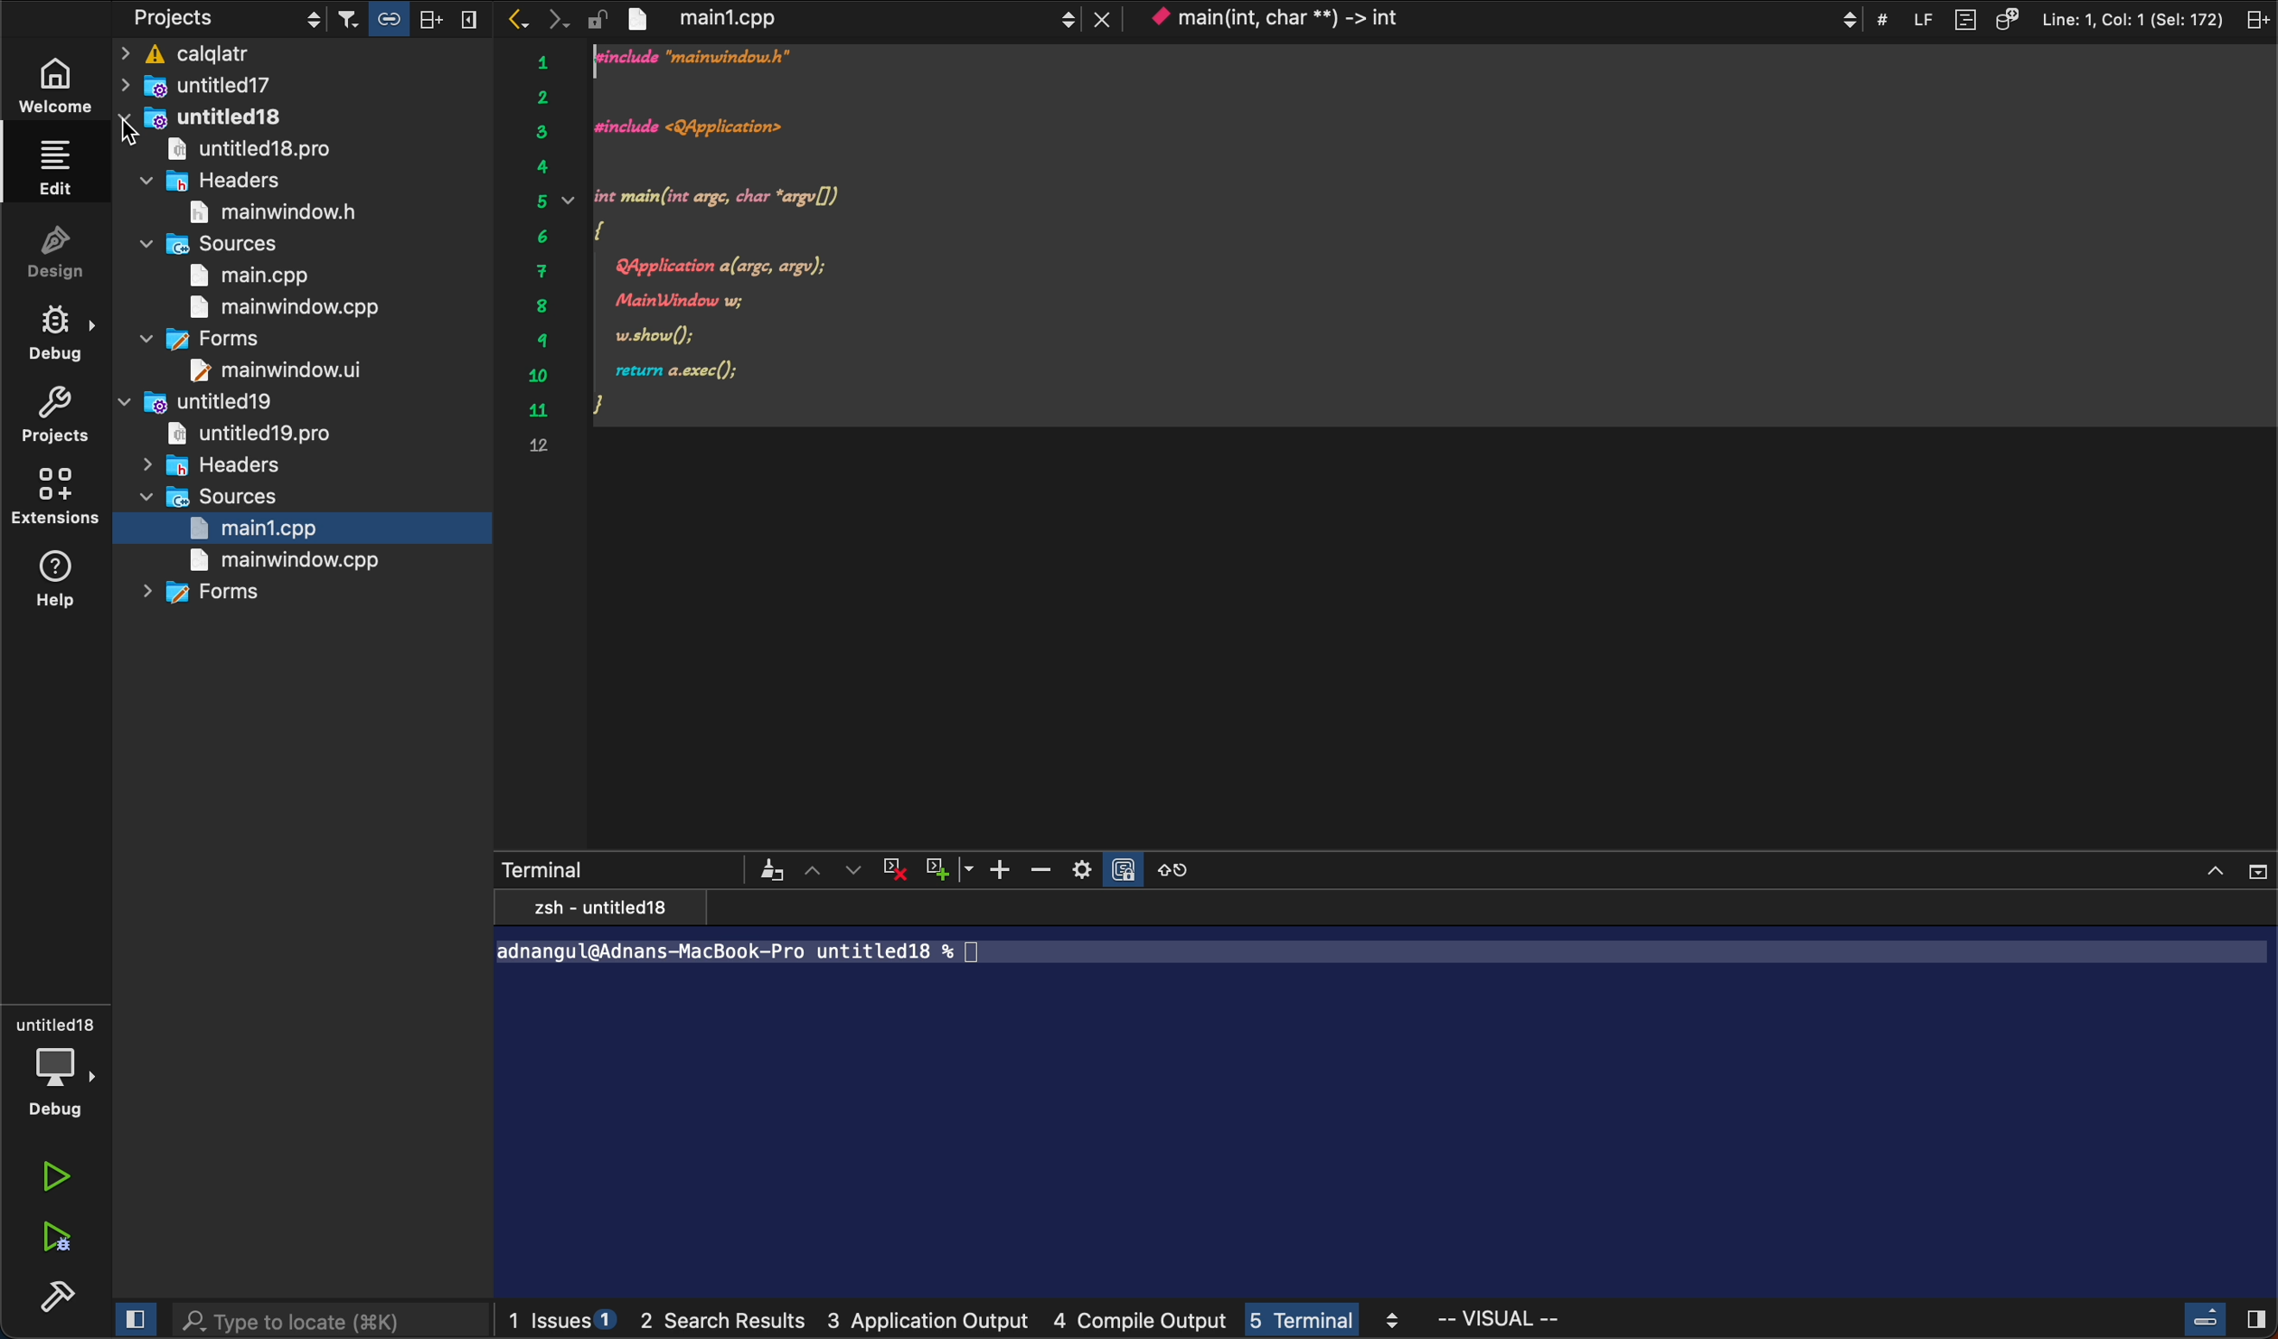 This screenshot has height=1339, width=2278. Describe the element at coordinates (2198, 869) in the screenshot. I see `close` at that location.